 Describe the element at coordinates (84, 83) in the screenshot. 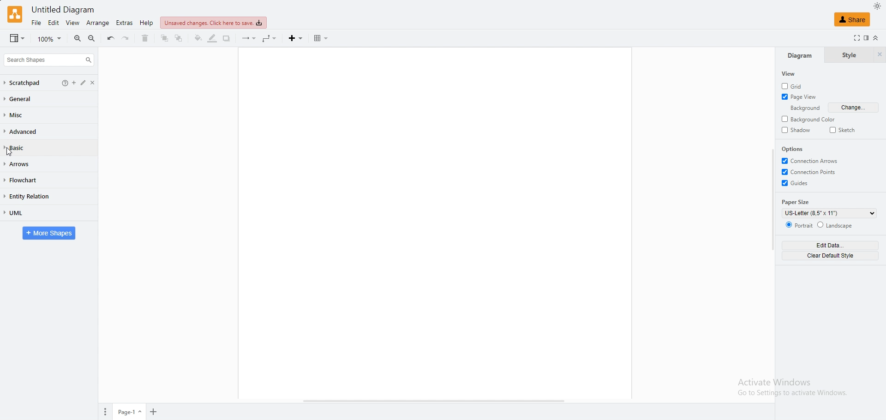

I see `edit` at that location.